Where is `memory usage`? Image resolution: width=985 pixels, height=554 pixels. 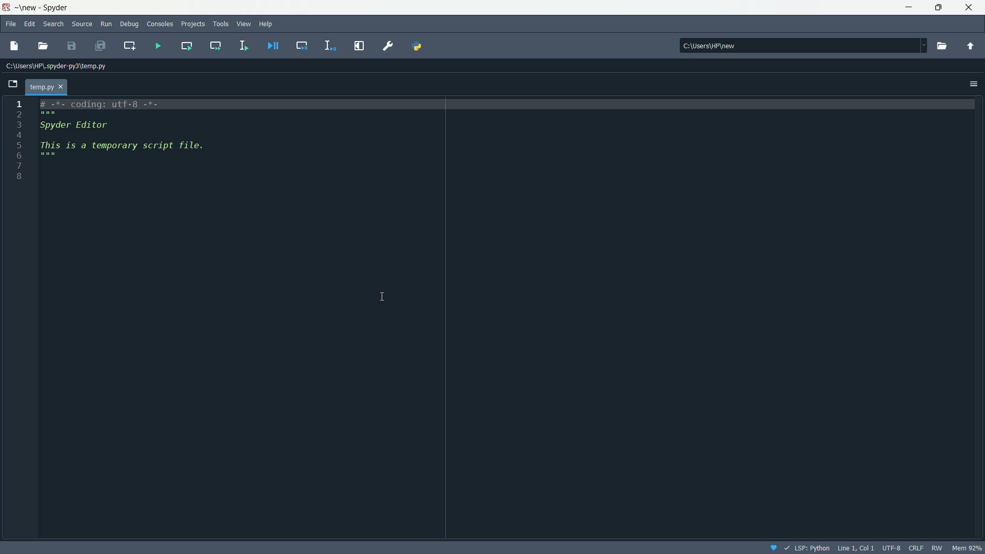 memory usage is located at coordinates (968, 548).